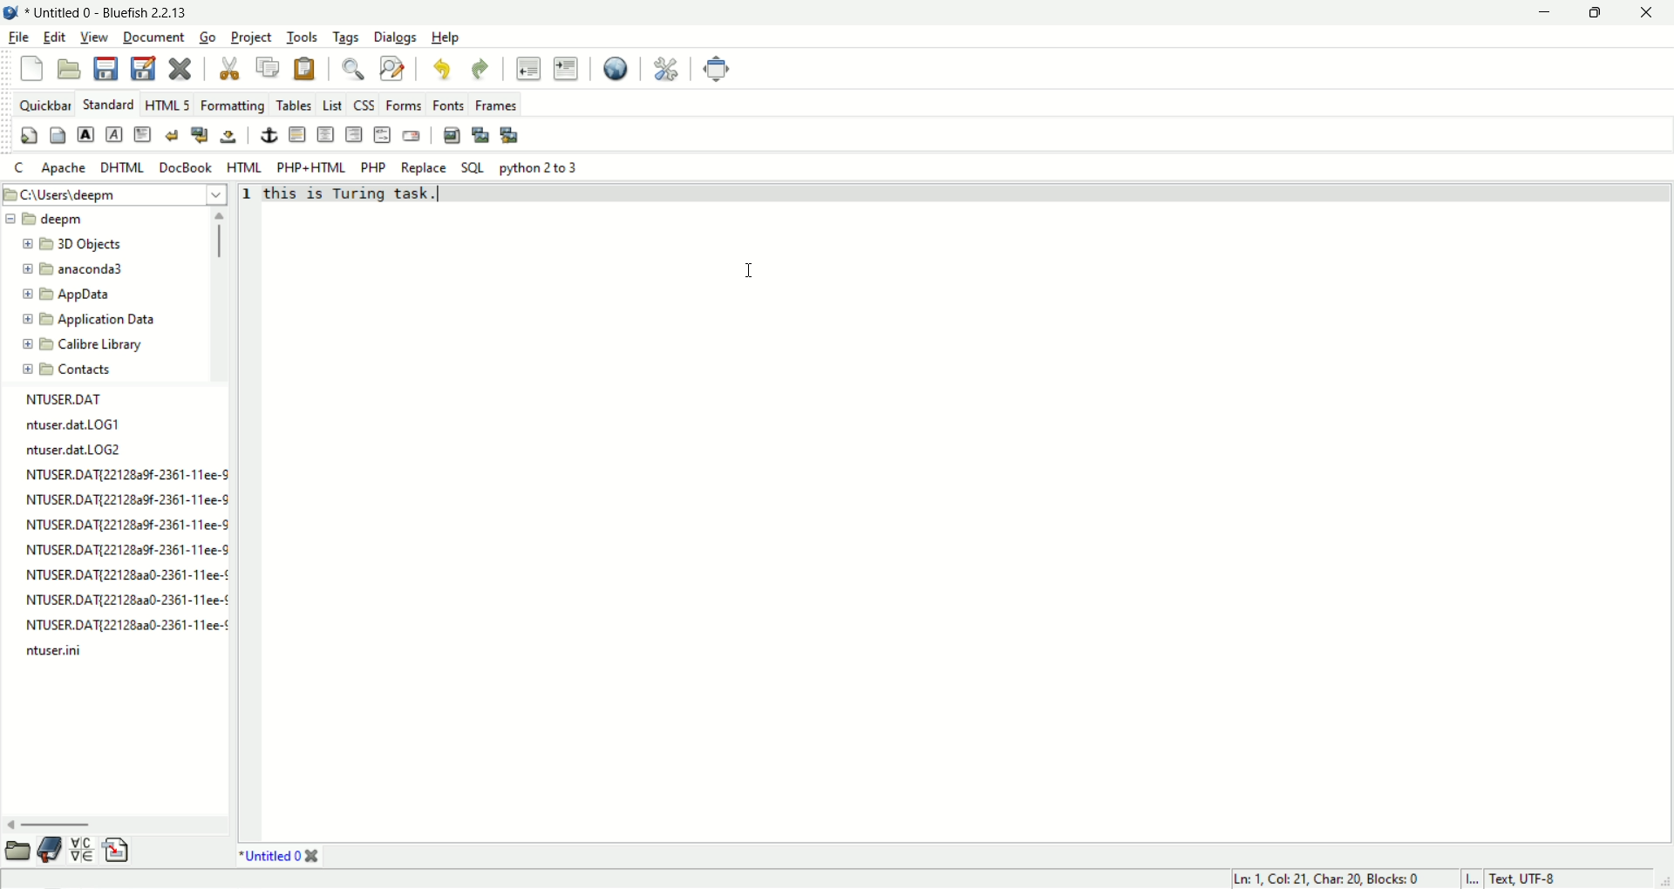  What do you see at coordinates (334, 106) in the screenshot?
I see `list` at bounding box center [334, 106].